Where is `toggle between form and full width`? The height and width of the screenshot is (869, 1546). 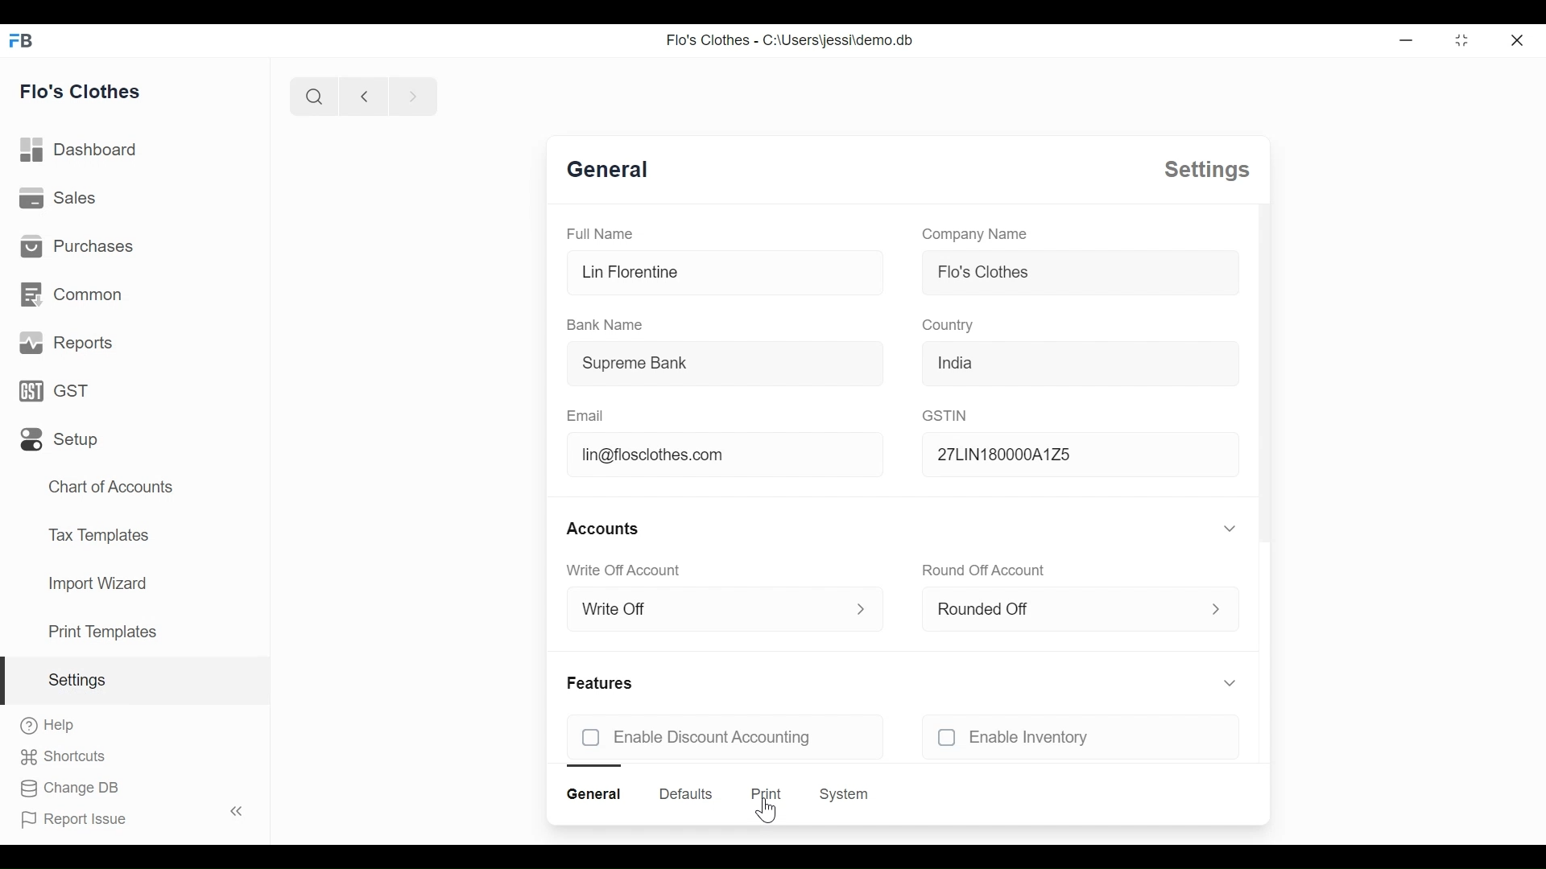
toggle between form and full width is located at coordinates (1462, 40).